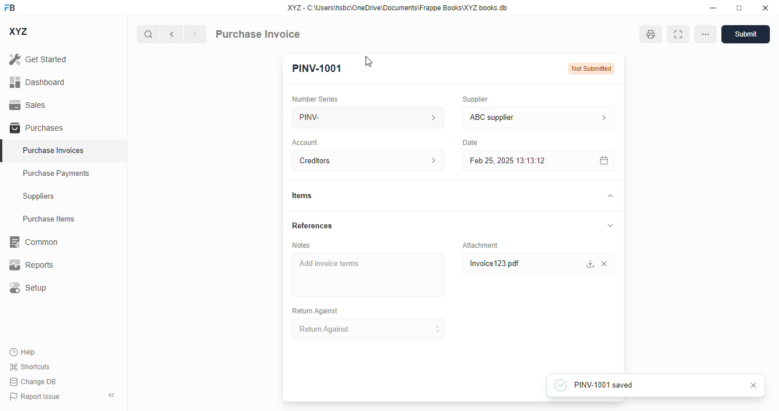  I want to click on reports, so click(31, 265).